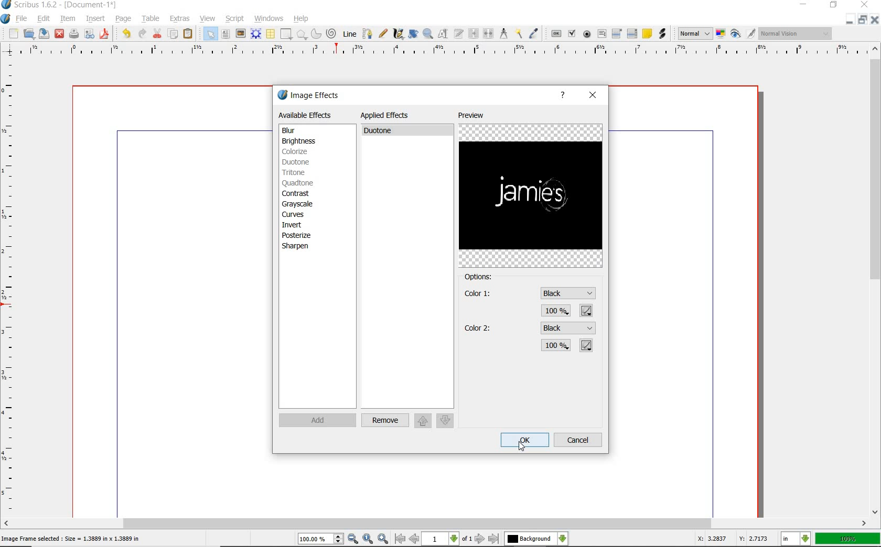  I want to click on page, so click(123, 19).